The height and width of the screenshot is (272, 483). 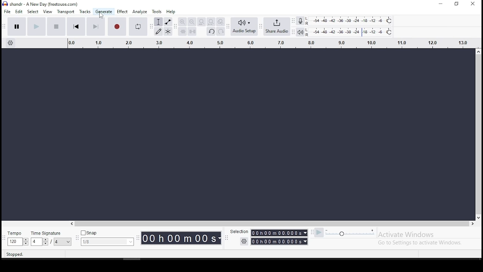 What do you see at coordinates (34, 12) in the screenshot?
I see `select` at bounding box center [34, 12].